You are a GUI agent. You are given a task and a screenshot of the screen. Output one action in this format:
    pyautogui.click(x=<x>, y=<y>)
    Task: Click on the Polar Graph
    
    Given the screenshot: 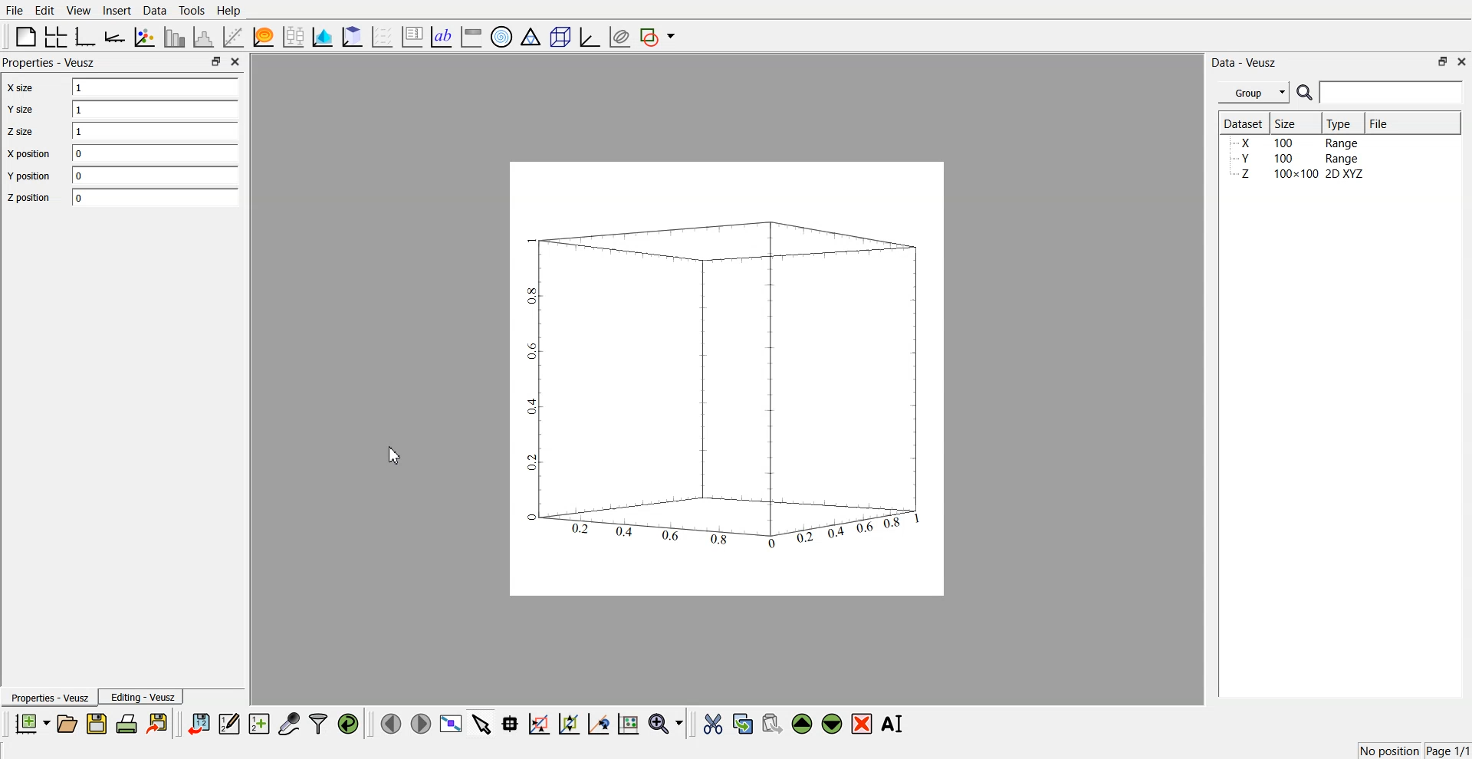 What is the action you would take?
    pyautogui.click(x=501, y=37)
    